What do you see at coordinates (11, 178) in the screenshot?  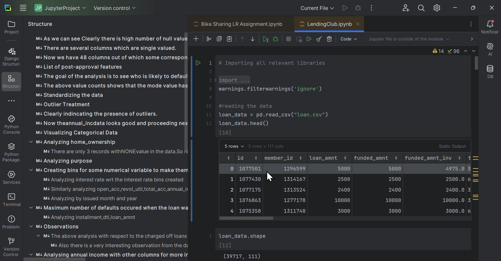 I see `Services` at bounding box center [11, 178].